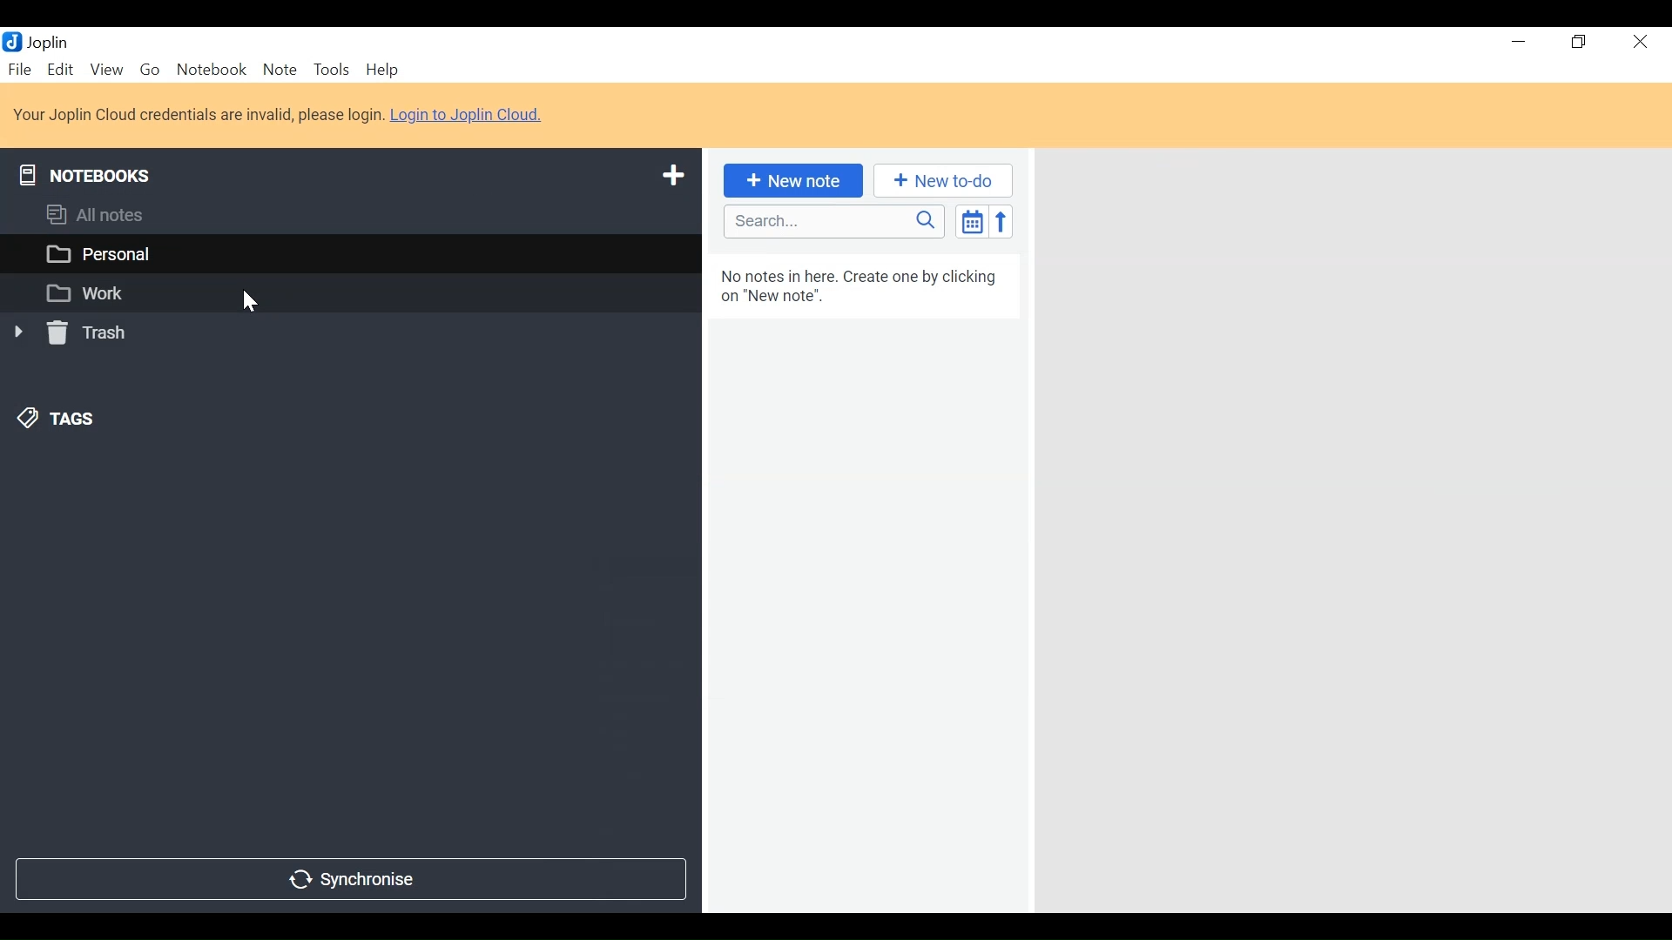  Describe the element at coordinates (380, 70) in the screenshot. I see `Help` at that location.